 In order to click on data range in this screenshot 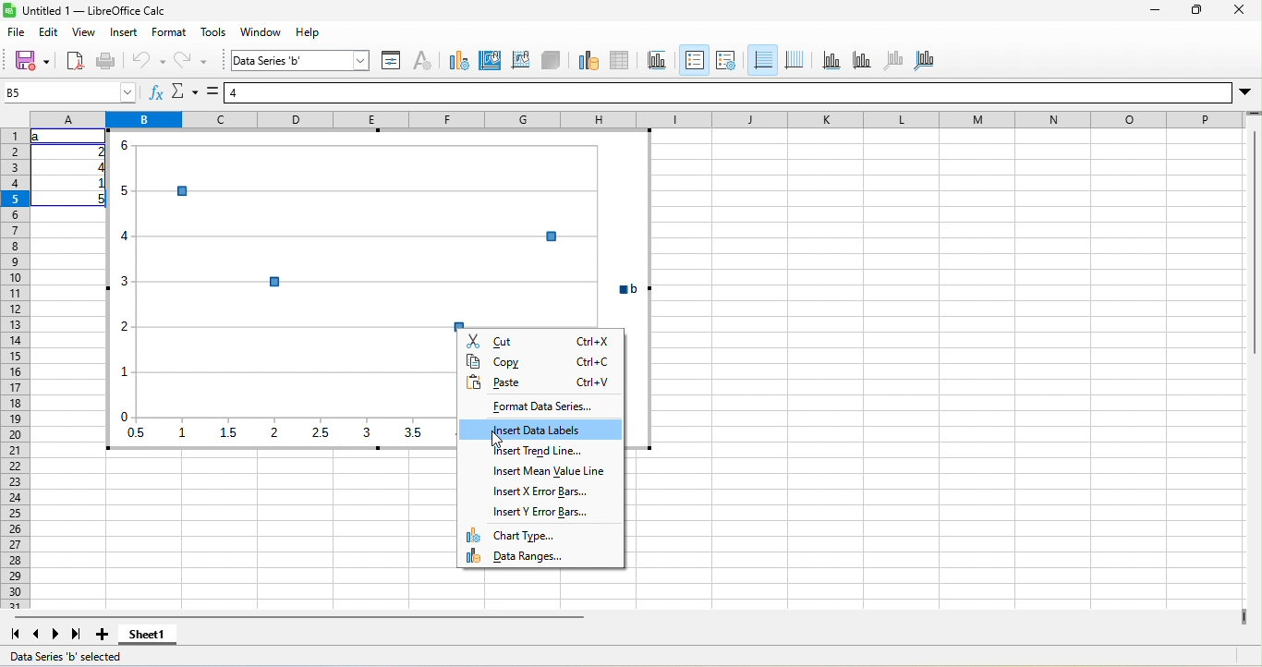, I will do `click(589, 62)`.